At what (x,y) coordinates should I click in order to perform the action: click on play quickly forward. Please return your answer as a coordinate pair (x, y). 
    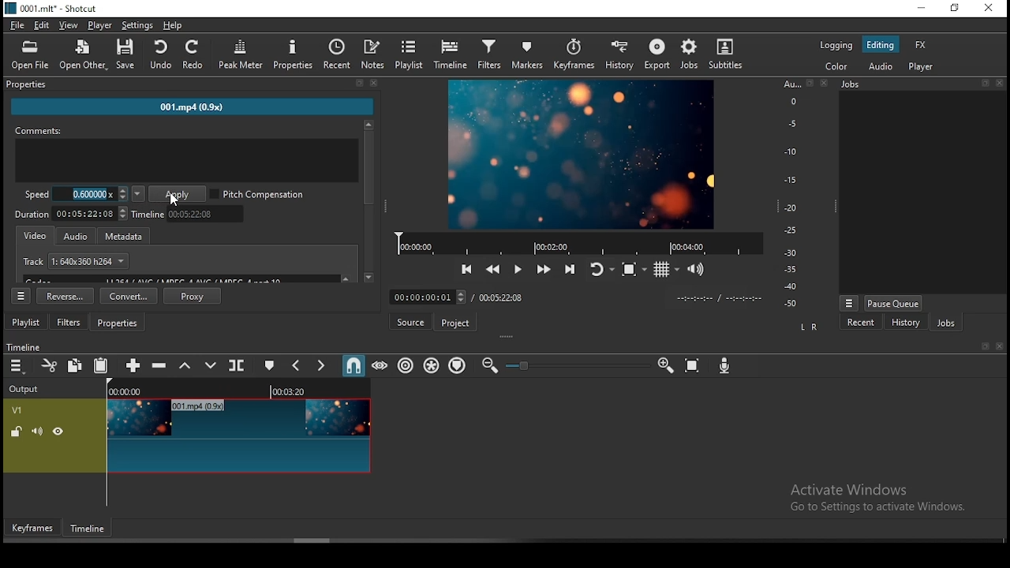
    Looking at the image, I should click on (545, 269).